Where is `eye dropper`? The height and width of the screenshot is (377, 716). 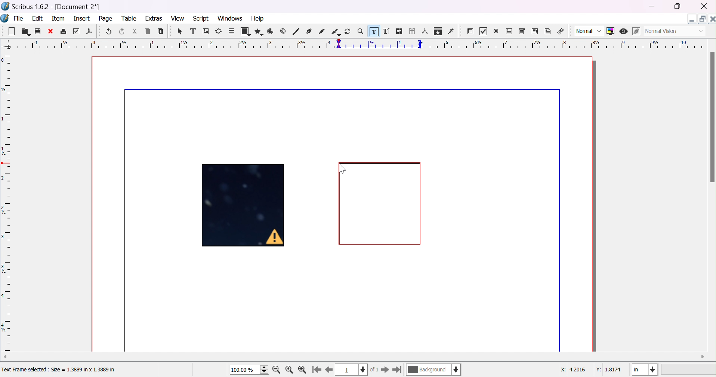 eye dropper is located at coordinates (452, 31).